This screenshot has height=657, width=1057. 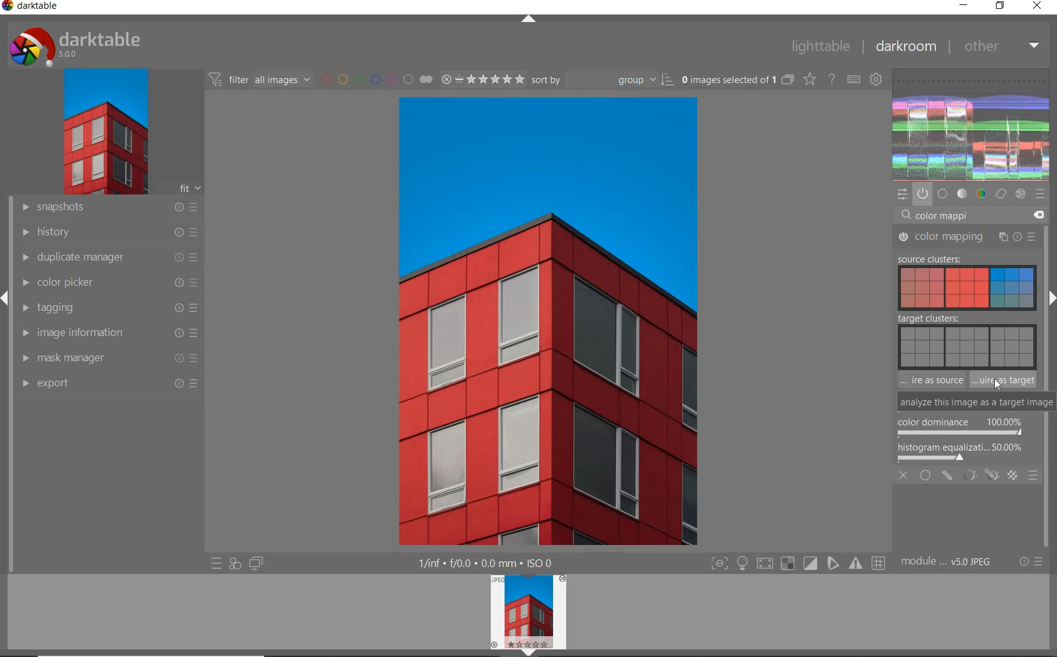 I want to click on image information, so click(x=108, y=333).